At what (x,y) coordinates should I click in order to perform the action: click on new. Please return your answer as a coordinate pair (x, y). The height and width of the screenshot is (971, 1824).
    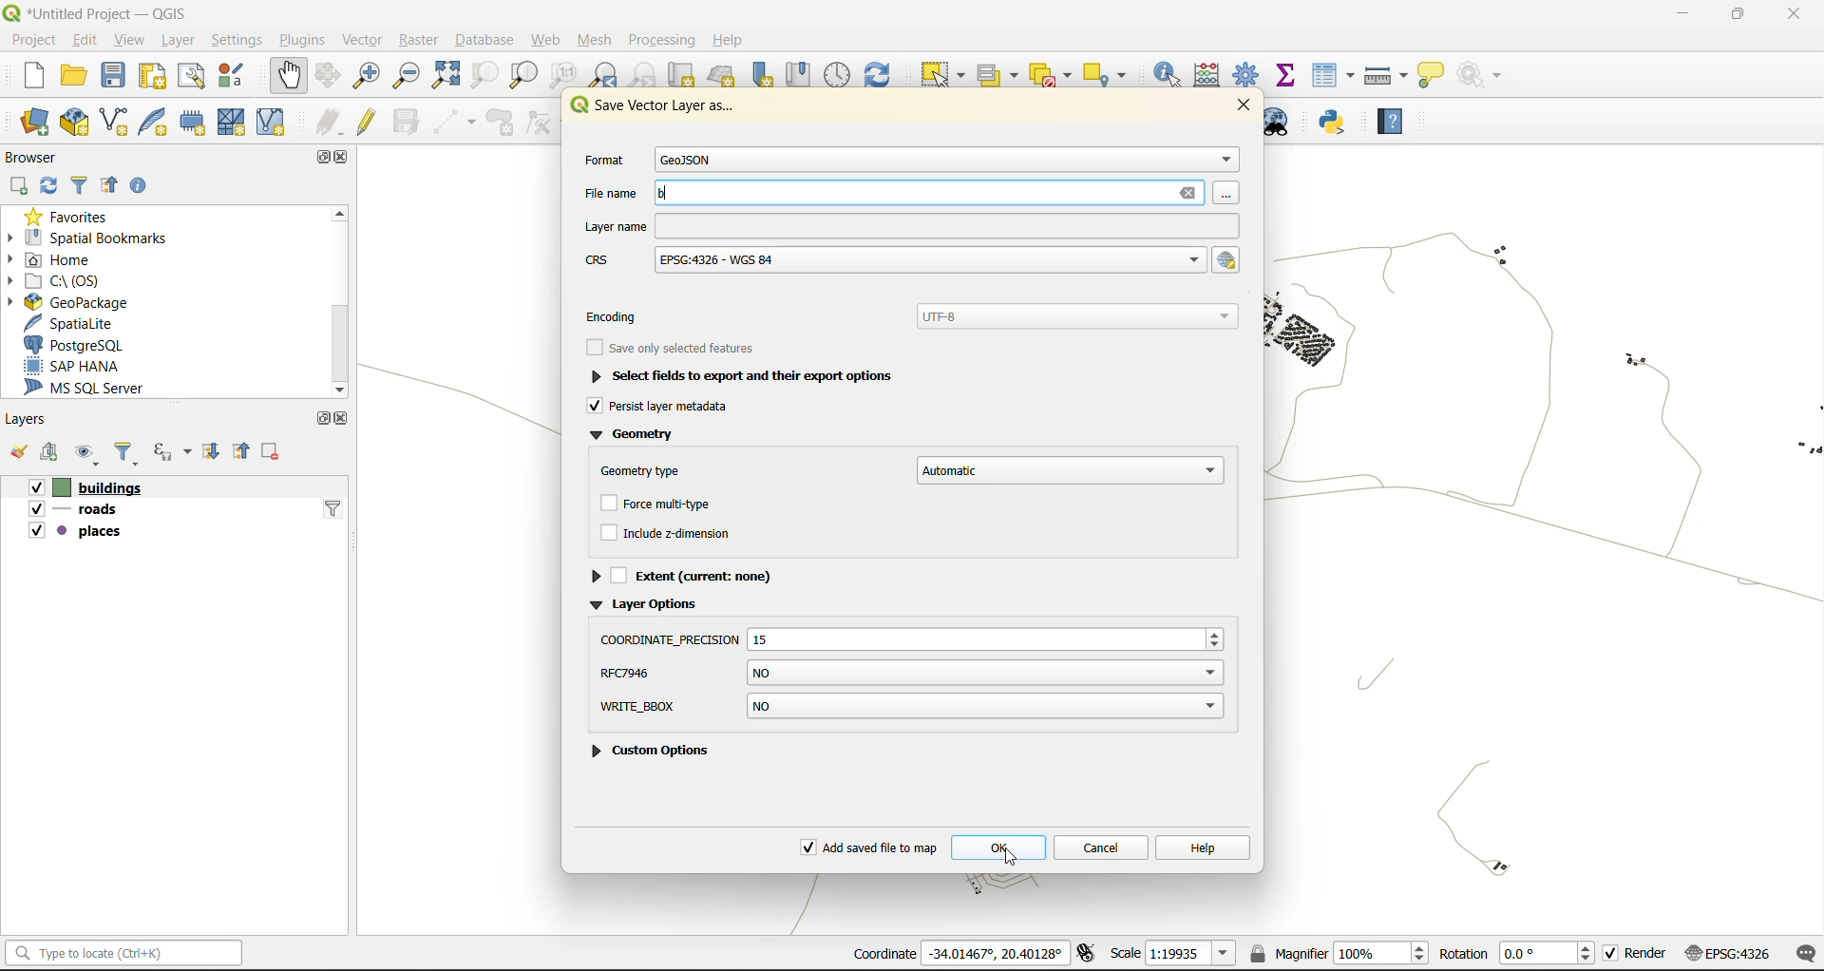
    Looking at the image, I should click on (33, 76).